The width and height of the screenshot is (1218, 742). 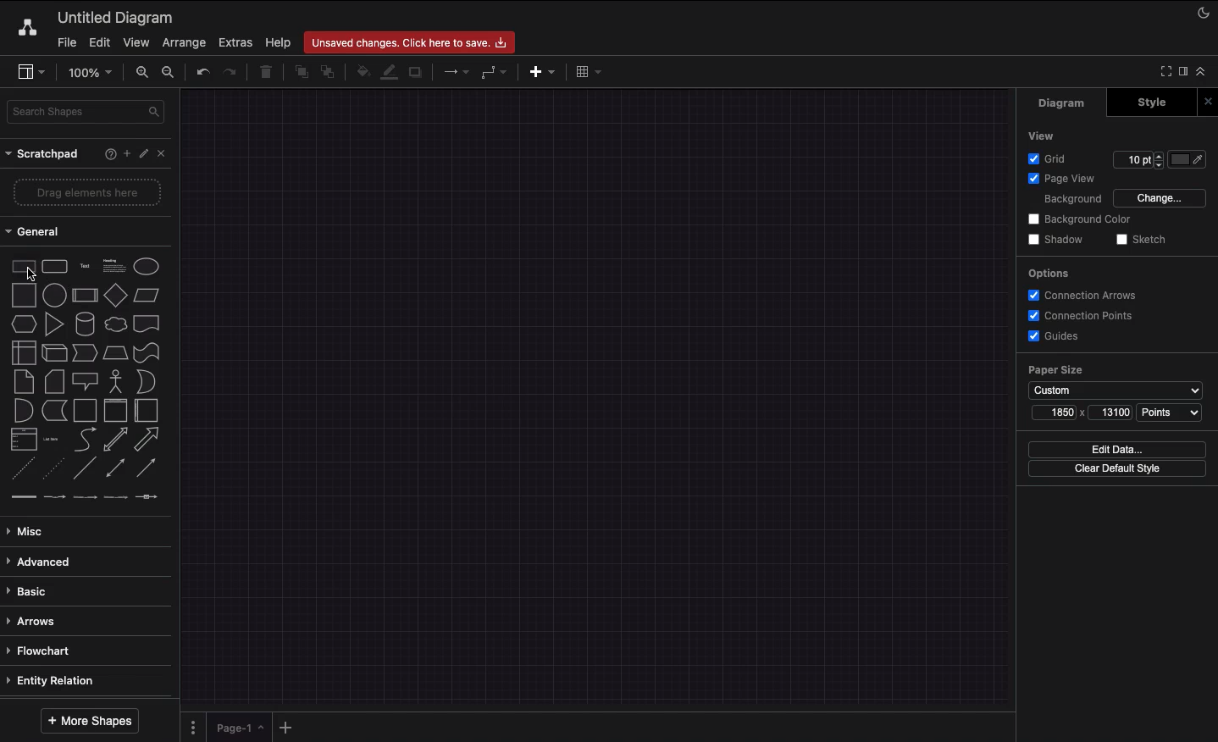 What do you see at coordinates (328, 75) in the screenshot?
I see `To back` at bounding box center [328, 75].